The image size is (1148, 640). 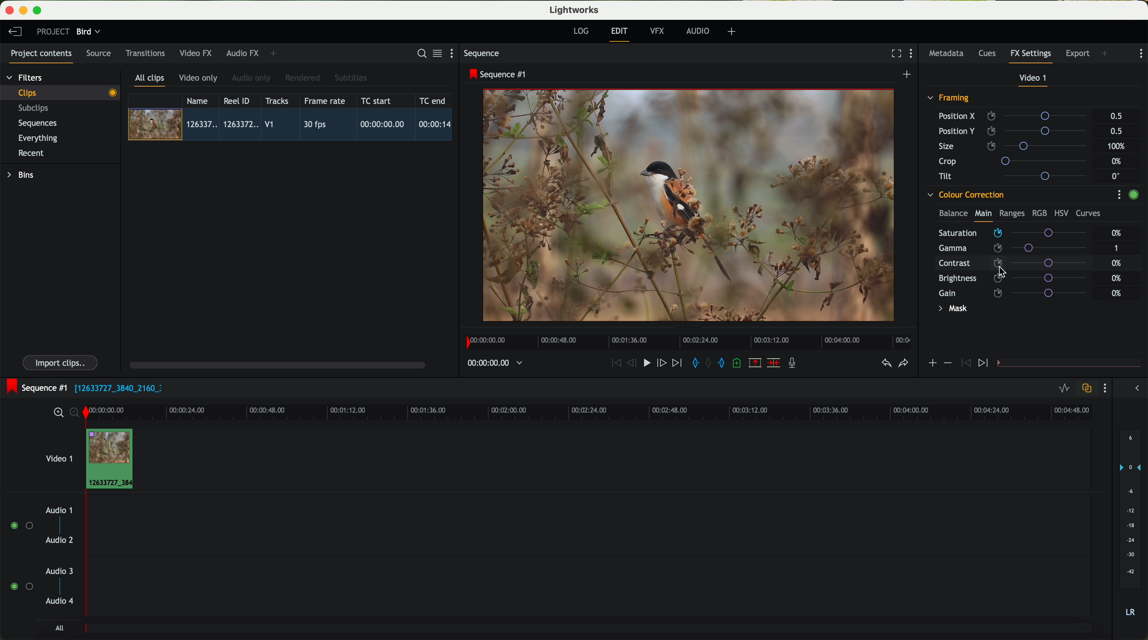 What do you see at coordinates (698, 31) in the screenshot?
I see `audio` at bounding box center [698, 31].